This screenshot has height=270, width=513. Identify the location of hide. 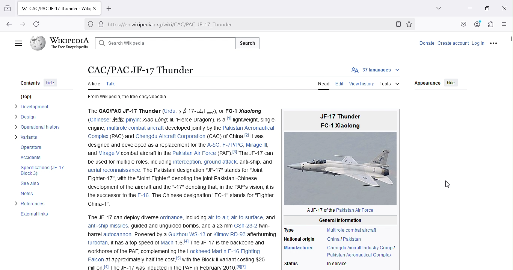
(49, 83).